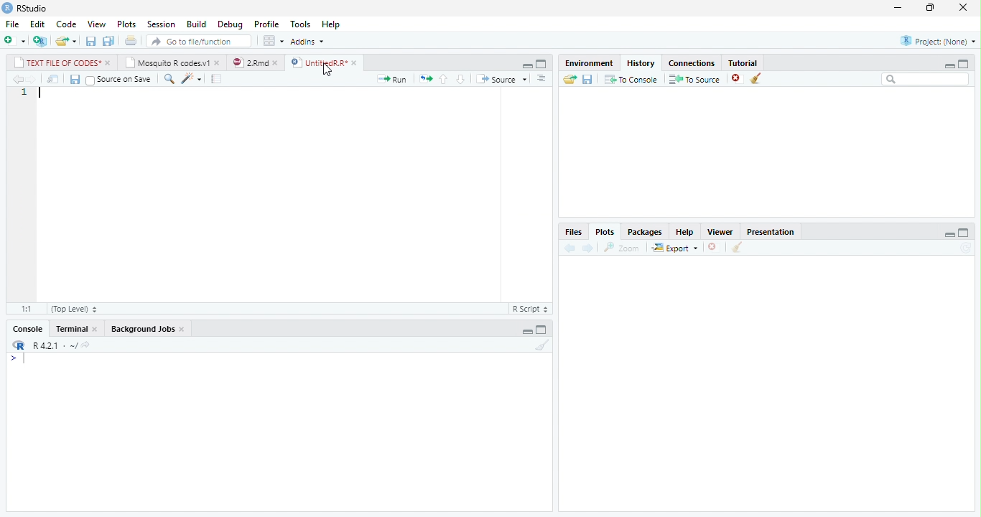 The image size is (981, 517). I want to click on Packages, so click(643, 233).